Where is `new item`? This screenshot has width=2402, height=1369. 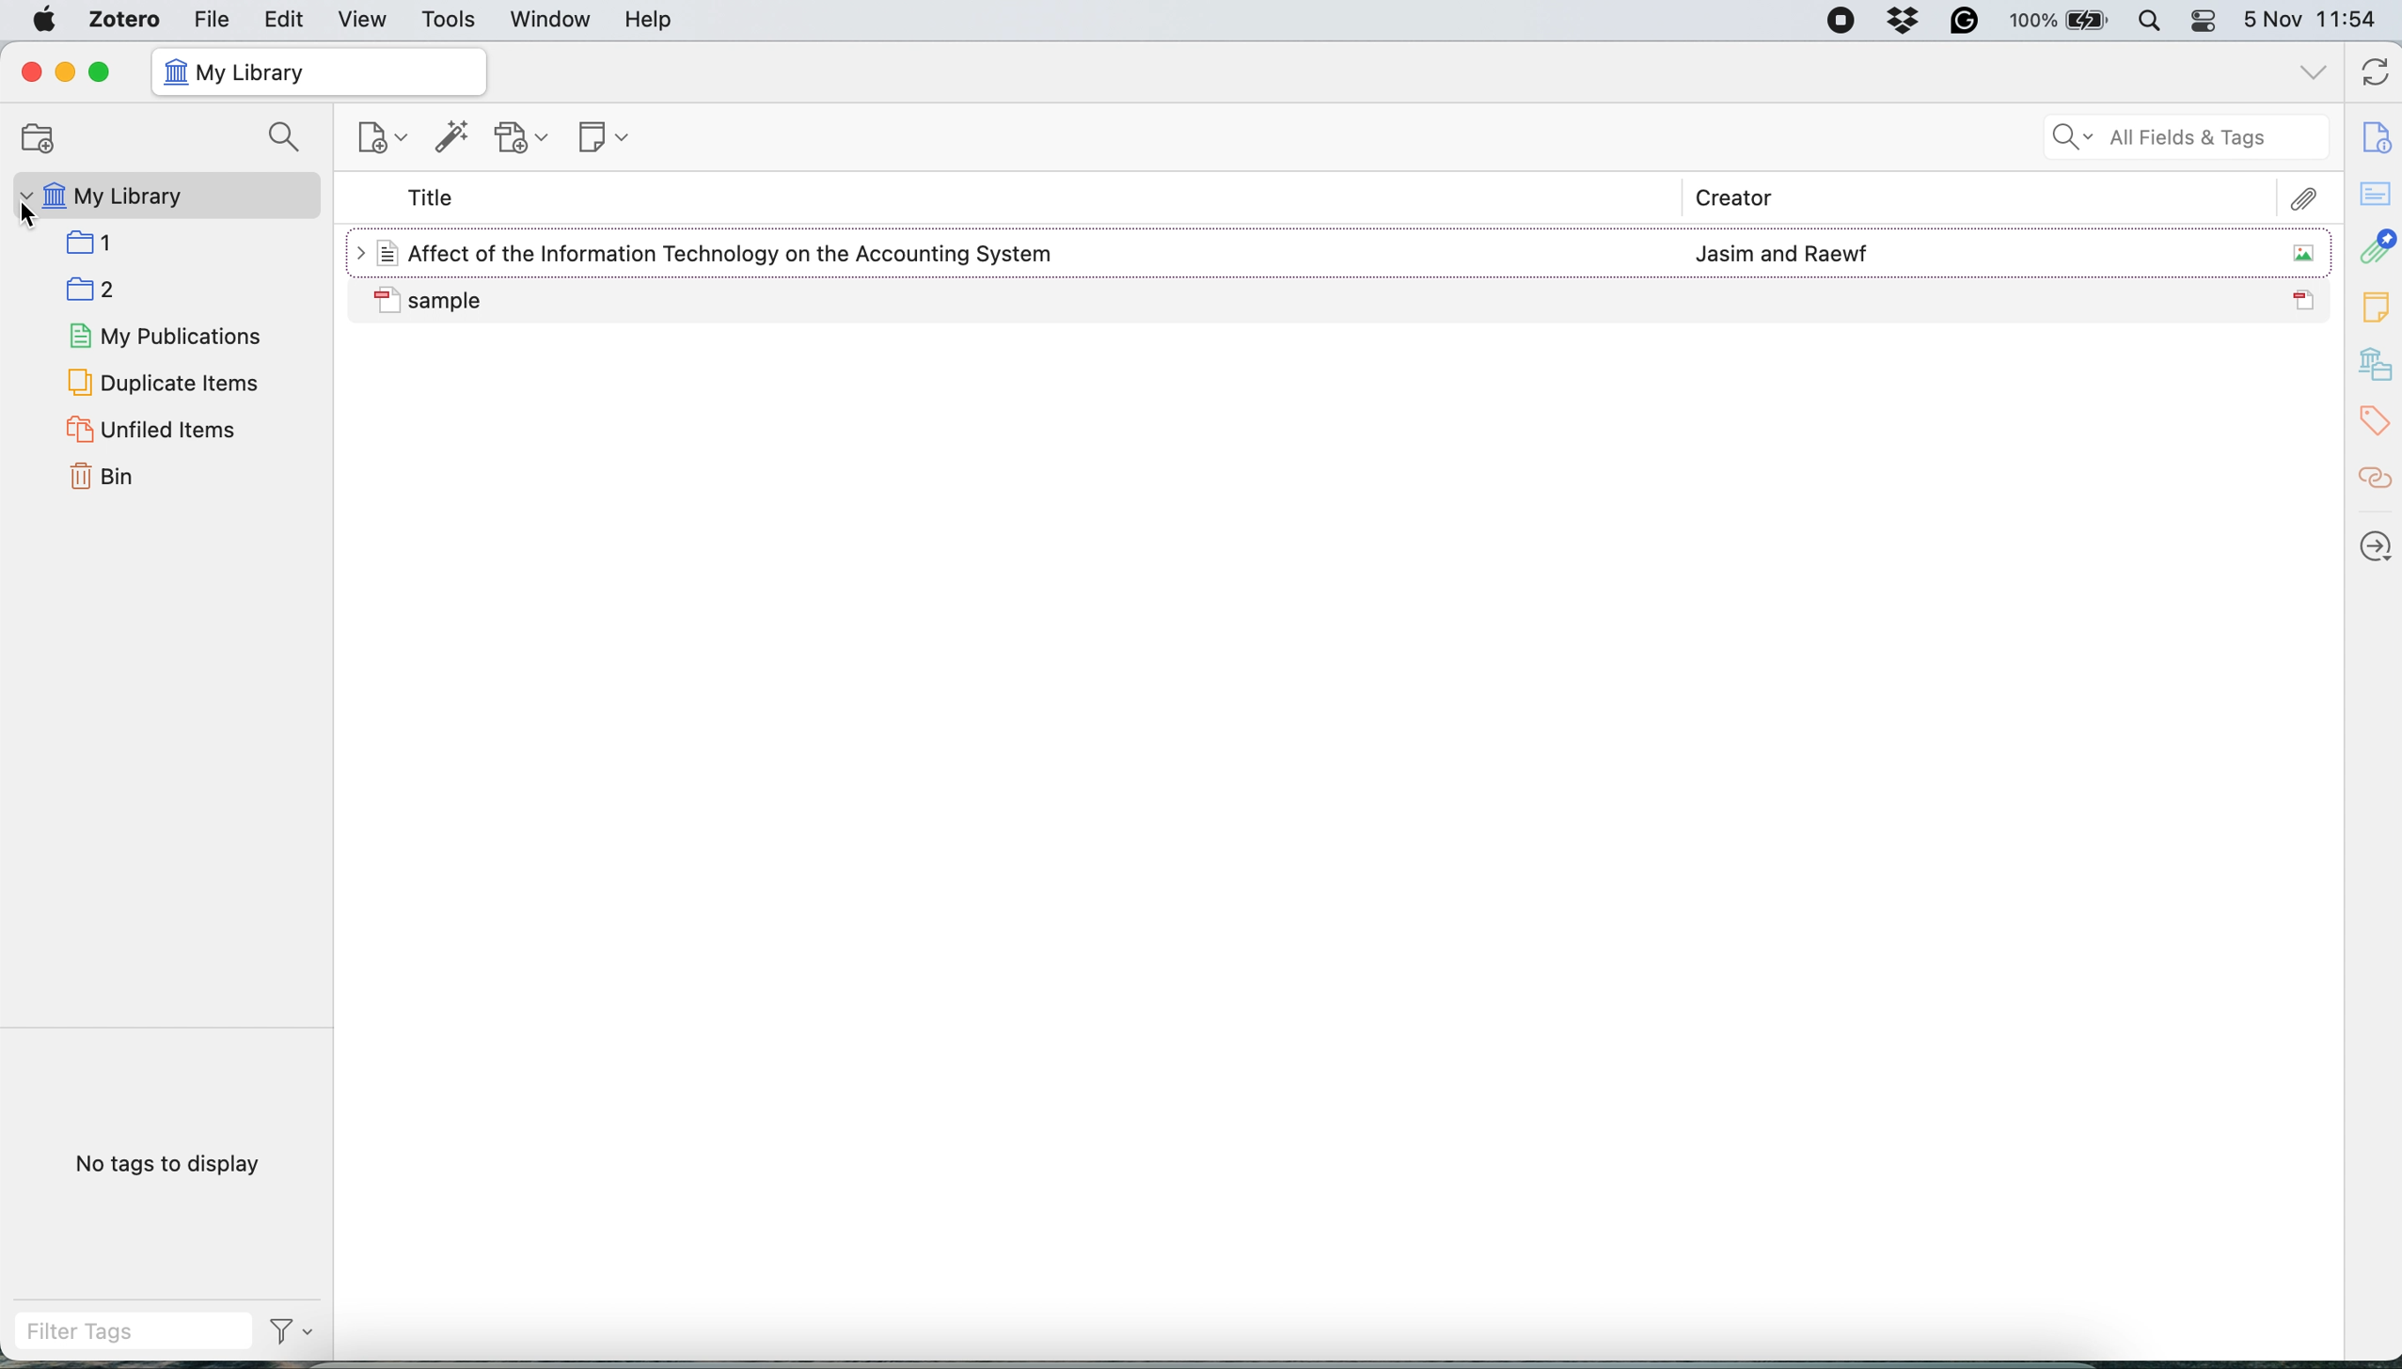 new item is located at coordinates (382, 133).